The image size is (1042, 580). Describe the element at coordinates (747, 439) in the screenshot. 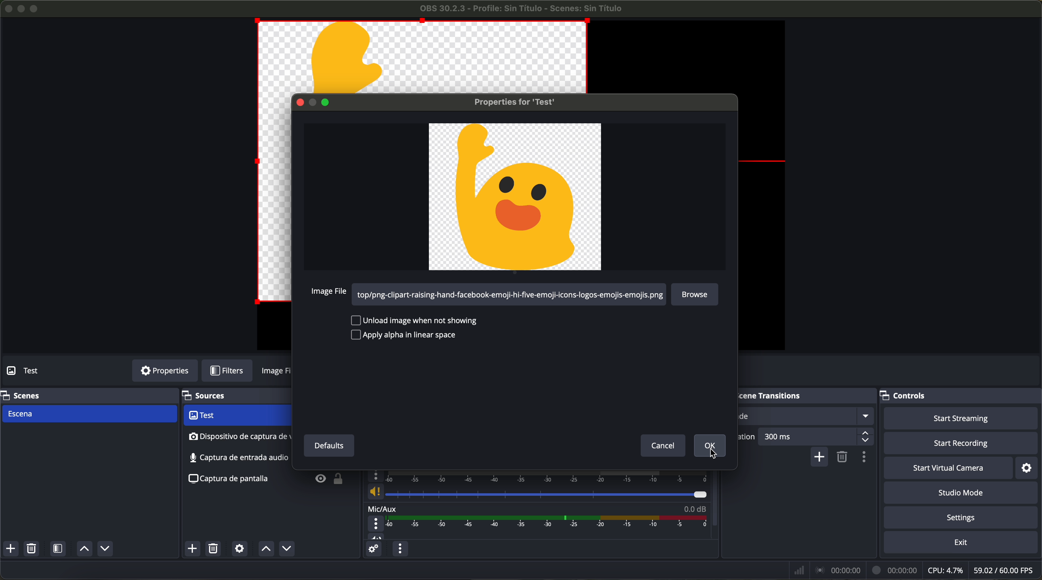

I see `duration` at that location.